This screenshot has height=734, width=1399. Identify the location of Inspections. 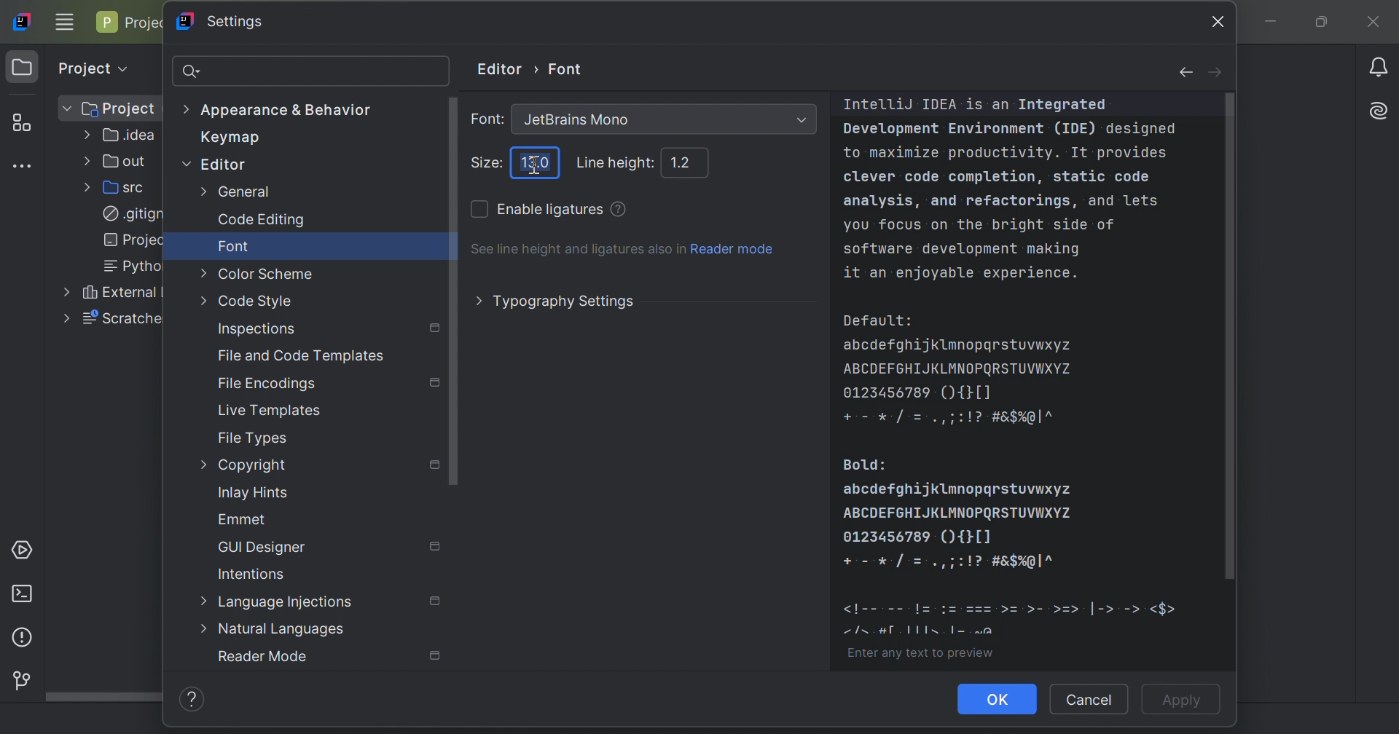
(256, 329).